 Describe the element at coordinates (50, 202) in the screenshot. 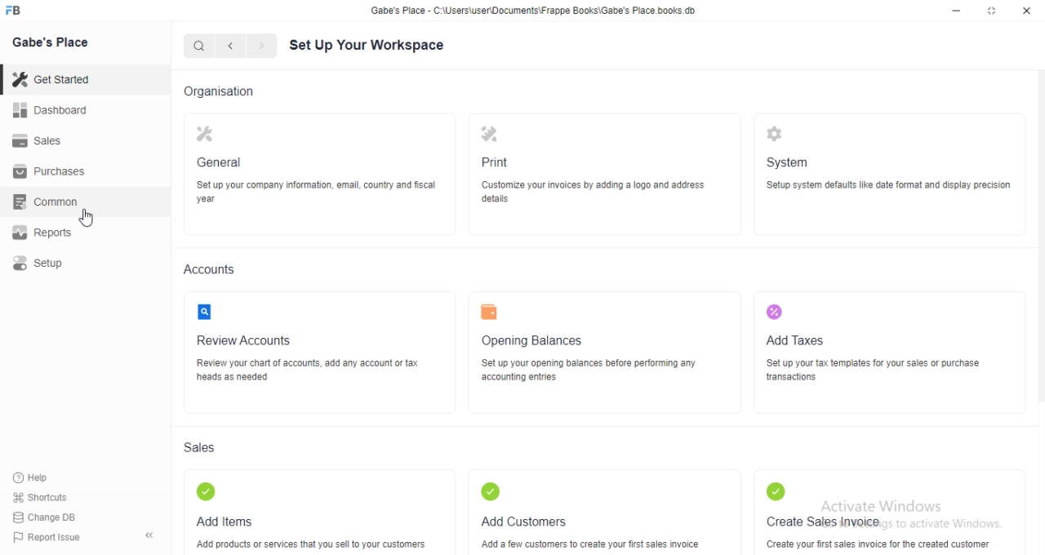

I see `Common` at that location.